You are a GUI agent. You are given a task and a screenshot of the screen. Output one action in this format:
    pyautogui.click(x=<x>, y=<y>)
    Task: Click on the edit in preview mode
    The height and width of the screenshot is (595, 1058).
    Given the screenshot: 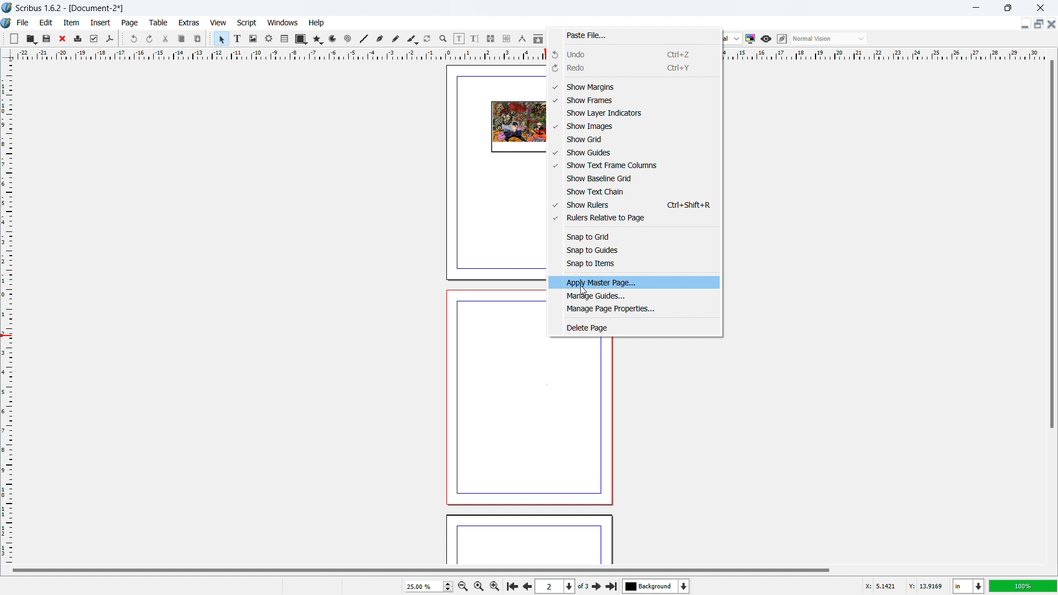 What is the action you would take?
    pyautogui.click(x=781, y=39)
    